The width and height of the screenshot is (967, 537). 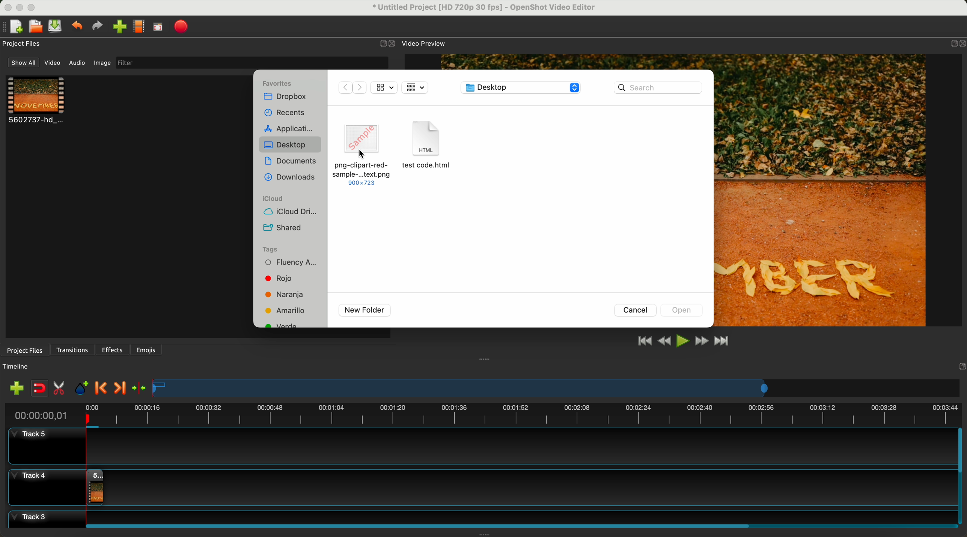 I want to click on export video, so click(x=184, y=27).